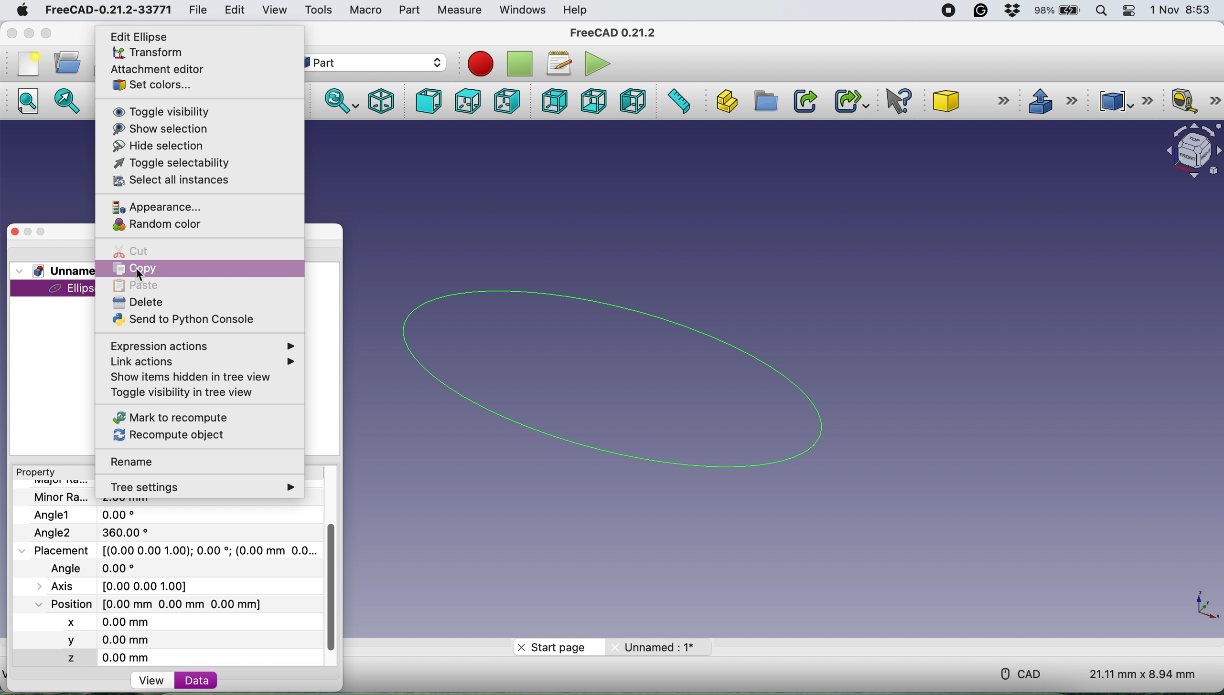 The width and height of the screenshot is (1224, 695). I want to click on battery, so click(1057, 12).